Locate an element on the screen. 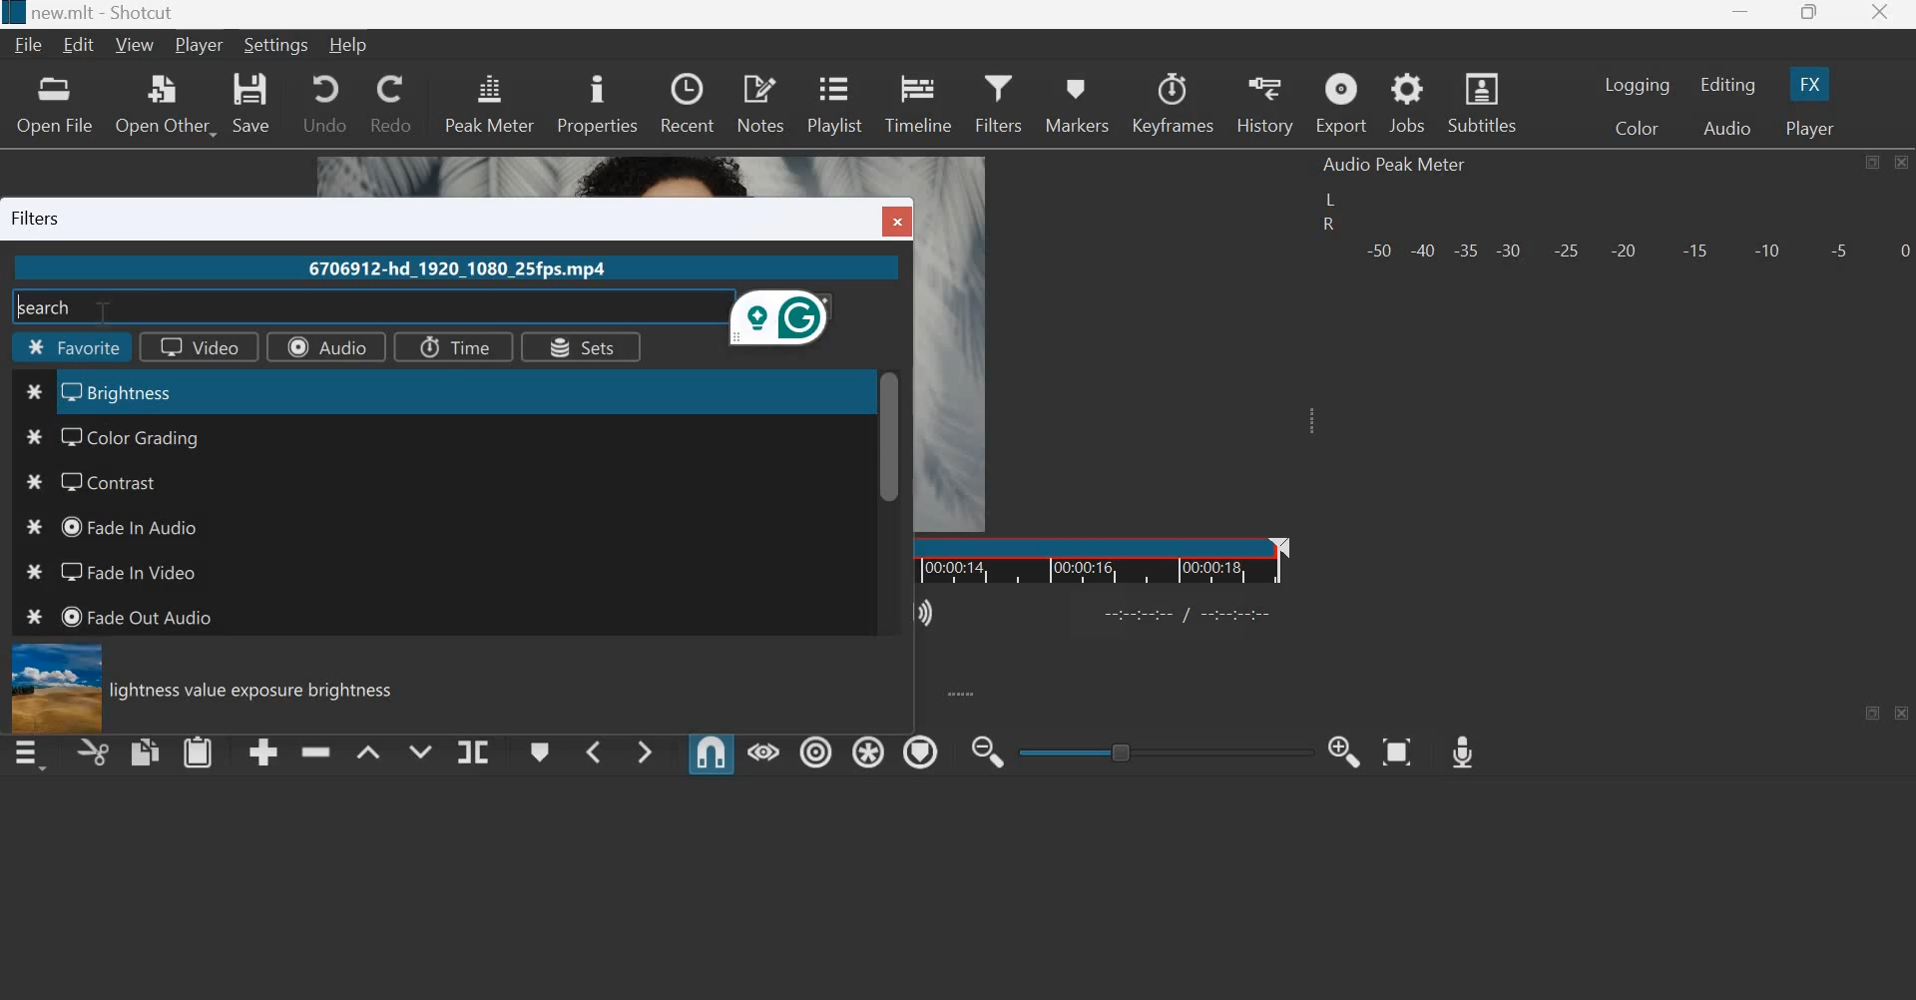  Ripple Markers is located at coordinates (920, 751).